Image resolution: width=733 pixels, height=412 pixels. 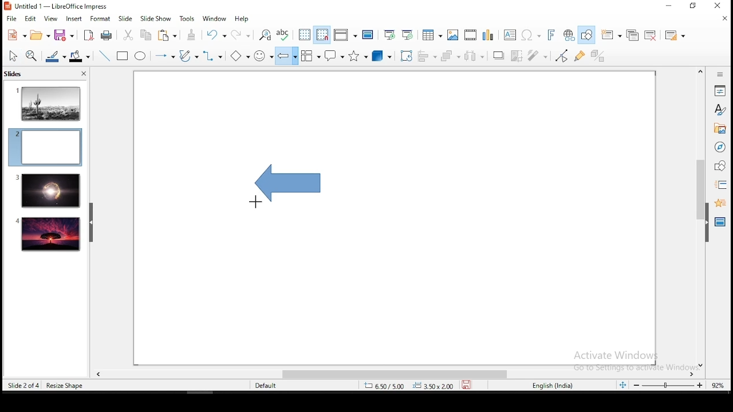 What do you see at coordinates (257, 203) in the screenshot?
I see `mouse pointer` at bounding box center [257, 203].